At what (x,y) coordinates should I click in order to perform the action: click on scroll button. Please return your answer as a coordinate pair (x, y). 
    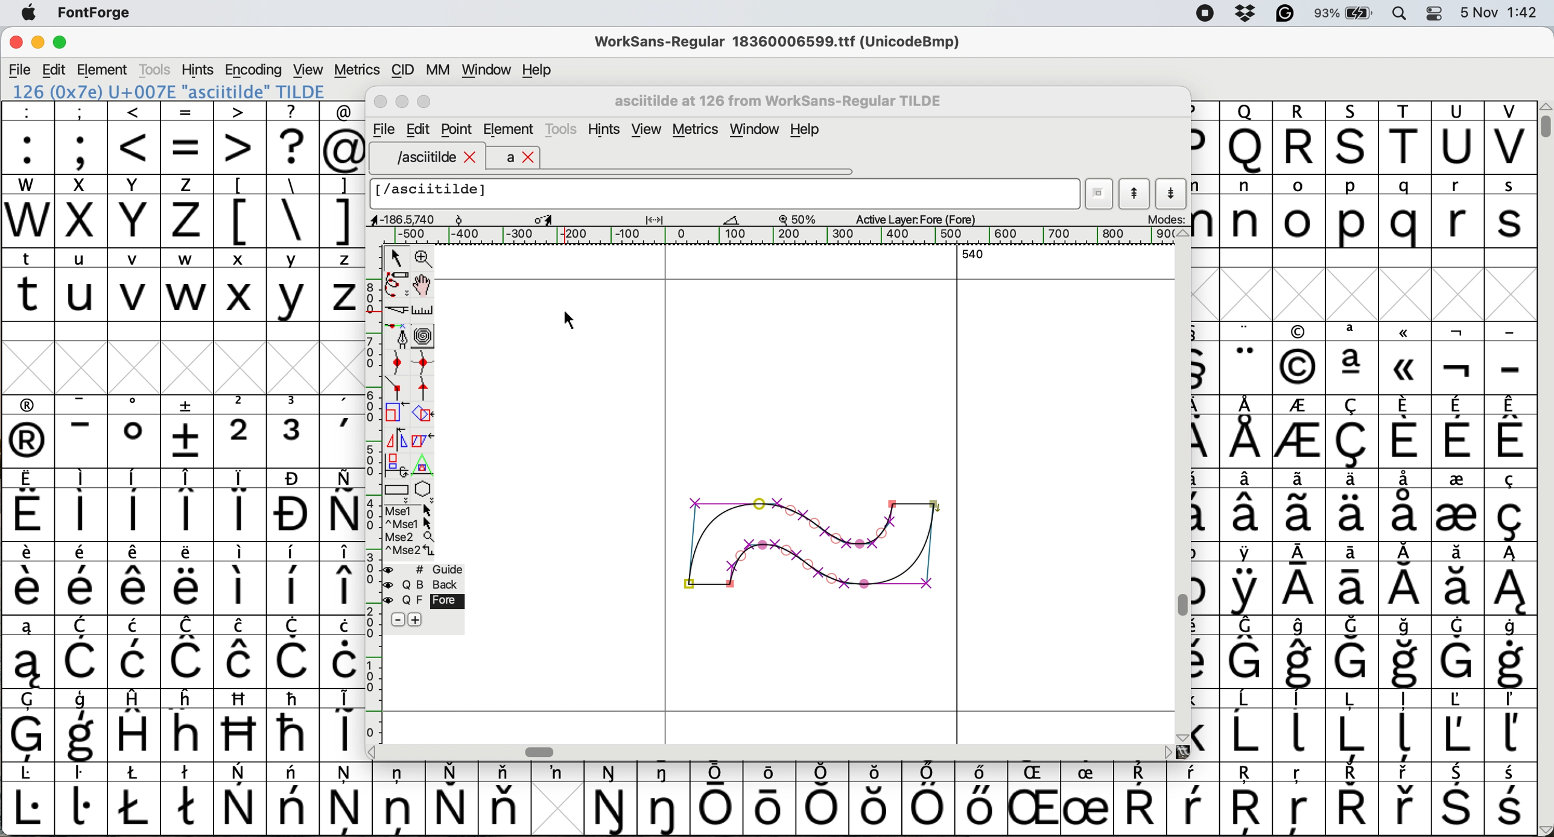
    Looking at the image, I should click on (1544, 829).